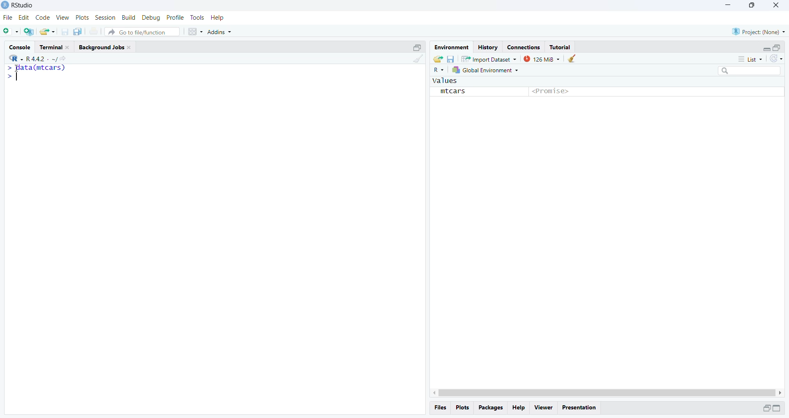 The image size is (789, 418). What do you see at coordinates (750, 58) in the screenshot?
I see `List` at bounding box center [750, 58].